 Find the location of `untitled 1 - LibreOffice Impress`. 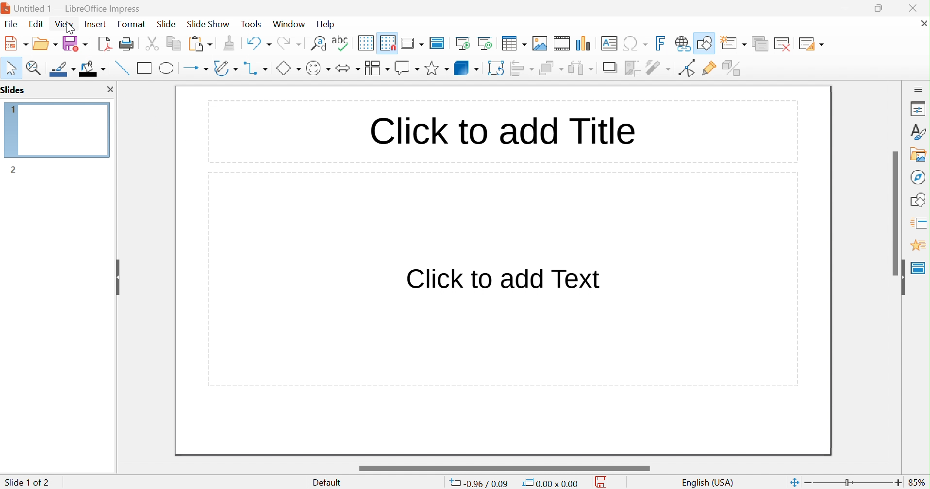

untitled 1 - LibreOffice Impress is located at coordinates (71, 7).